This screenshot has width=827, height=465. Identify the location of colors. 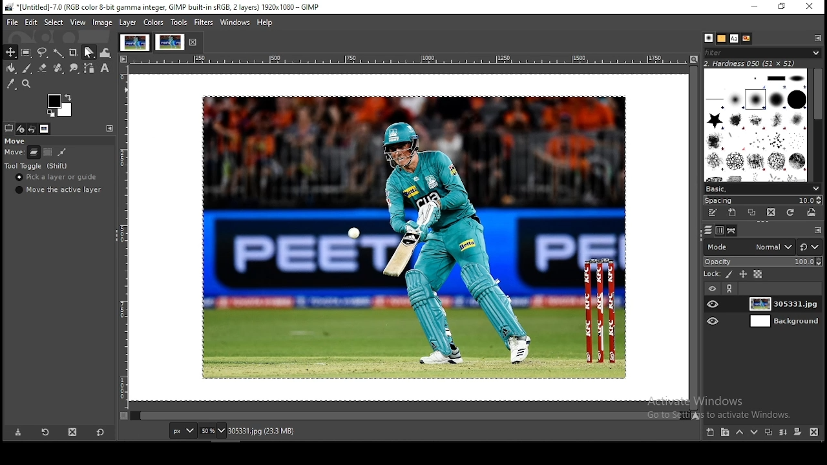
(154, 23).